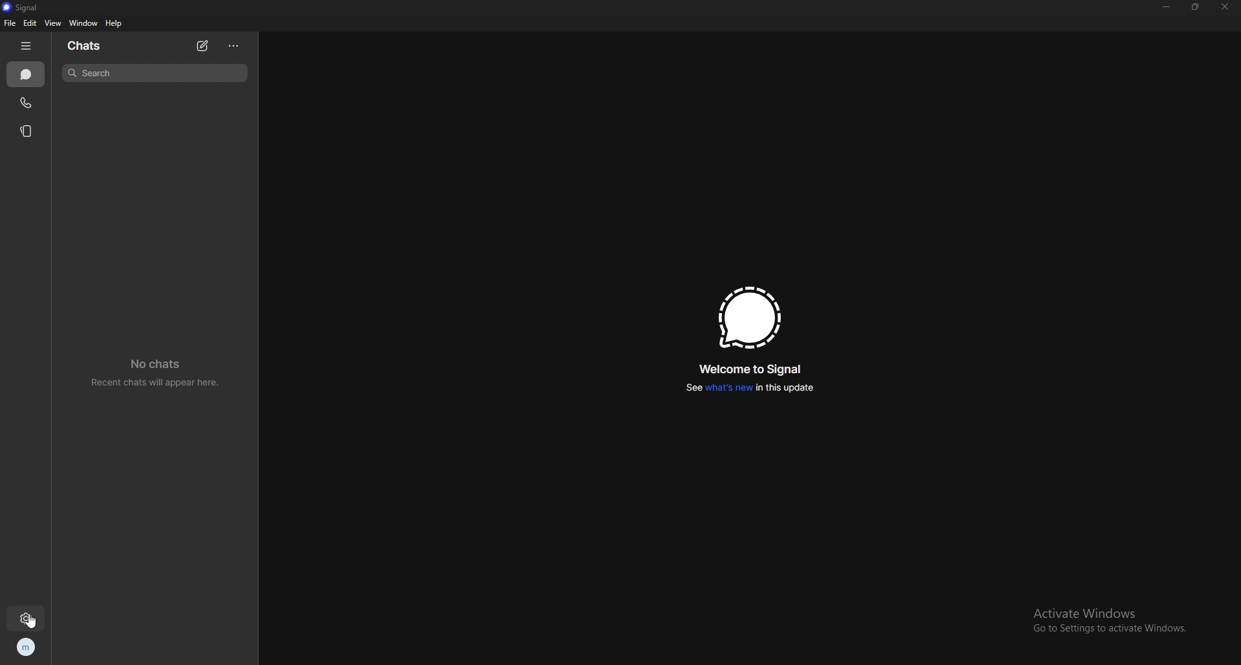 The height and width of the screenshot is (665, 1241). Describe the element at coordinates (85, 23) in the screenshot. I see `window` at that location.